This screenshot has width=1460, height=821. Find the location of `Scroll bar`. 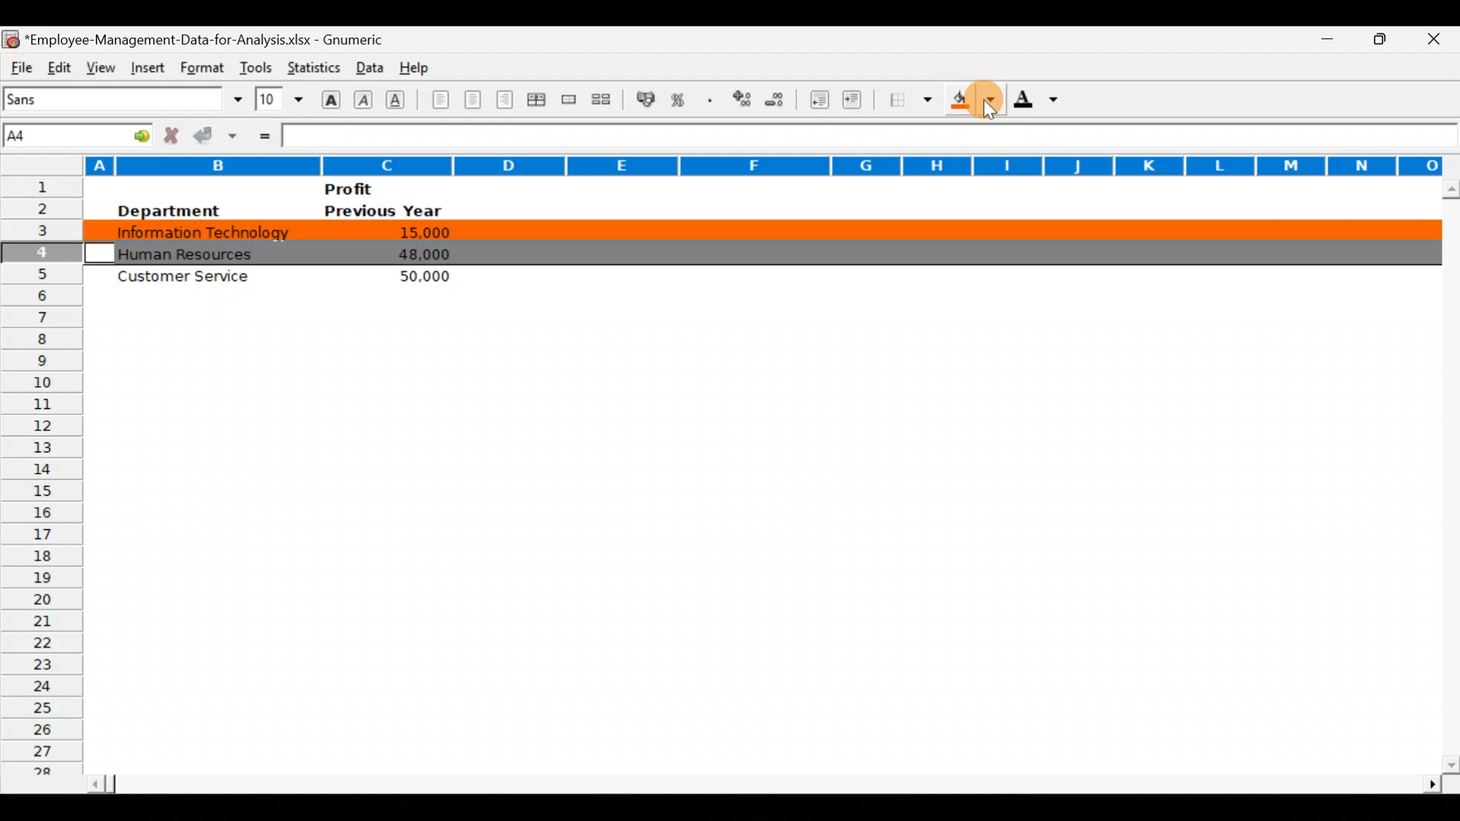

Scroll bar is located at coordinates (1447, 476).